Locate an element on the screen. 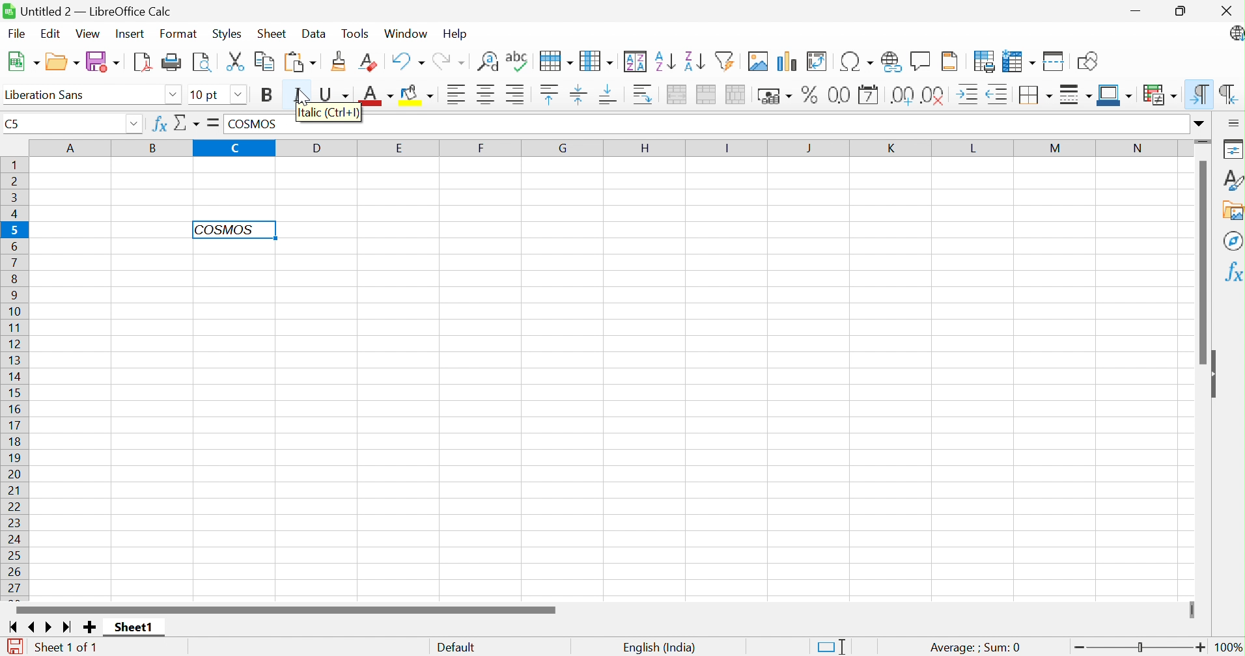 This screenshot has height=656, width=1245. Styles is located at coordinates (1233, 180).